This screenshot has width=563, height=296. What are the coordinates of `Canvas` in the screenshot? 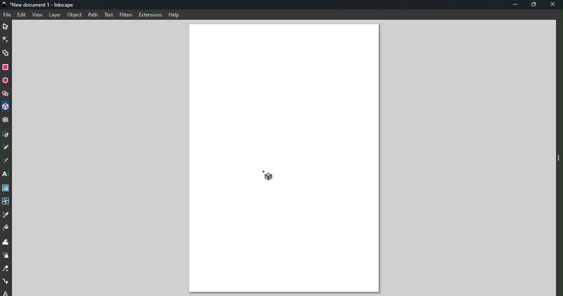 It's located at (284, 160).